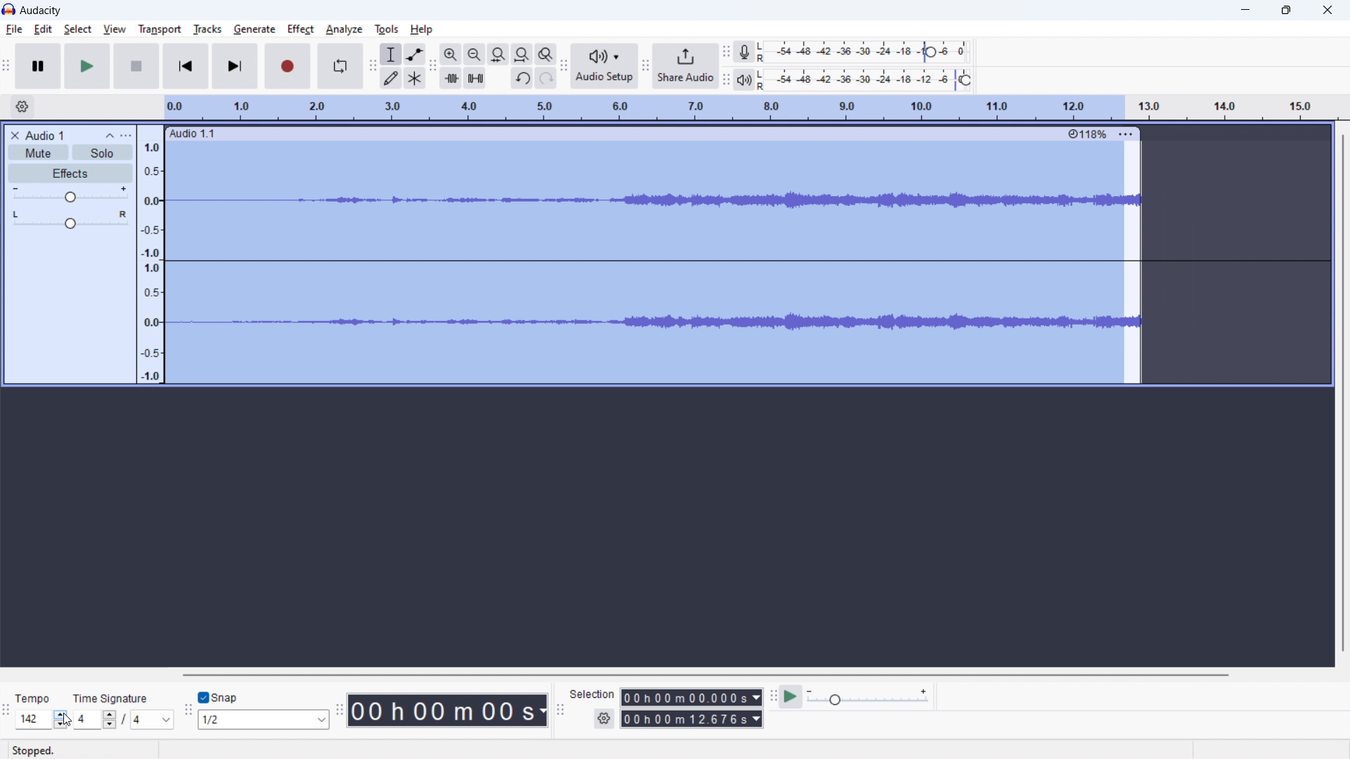 Image resolution: width=1350 pixels, height=759 pixels. I want to click on volume, so click(69, 194).